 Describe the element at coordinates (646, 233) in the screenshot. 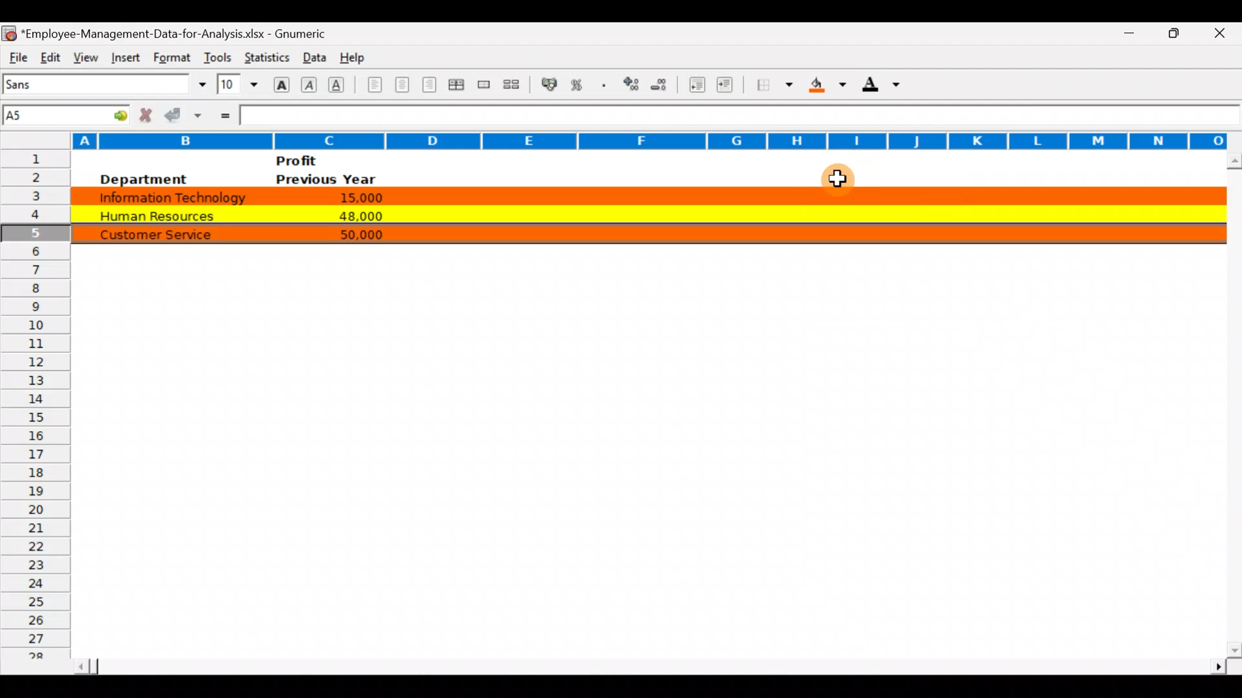

I see `Row 5 of data selected` at that location.